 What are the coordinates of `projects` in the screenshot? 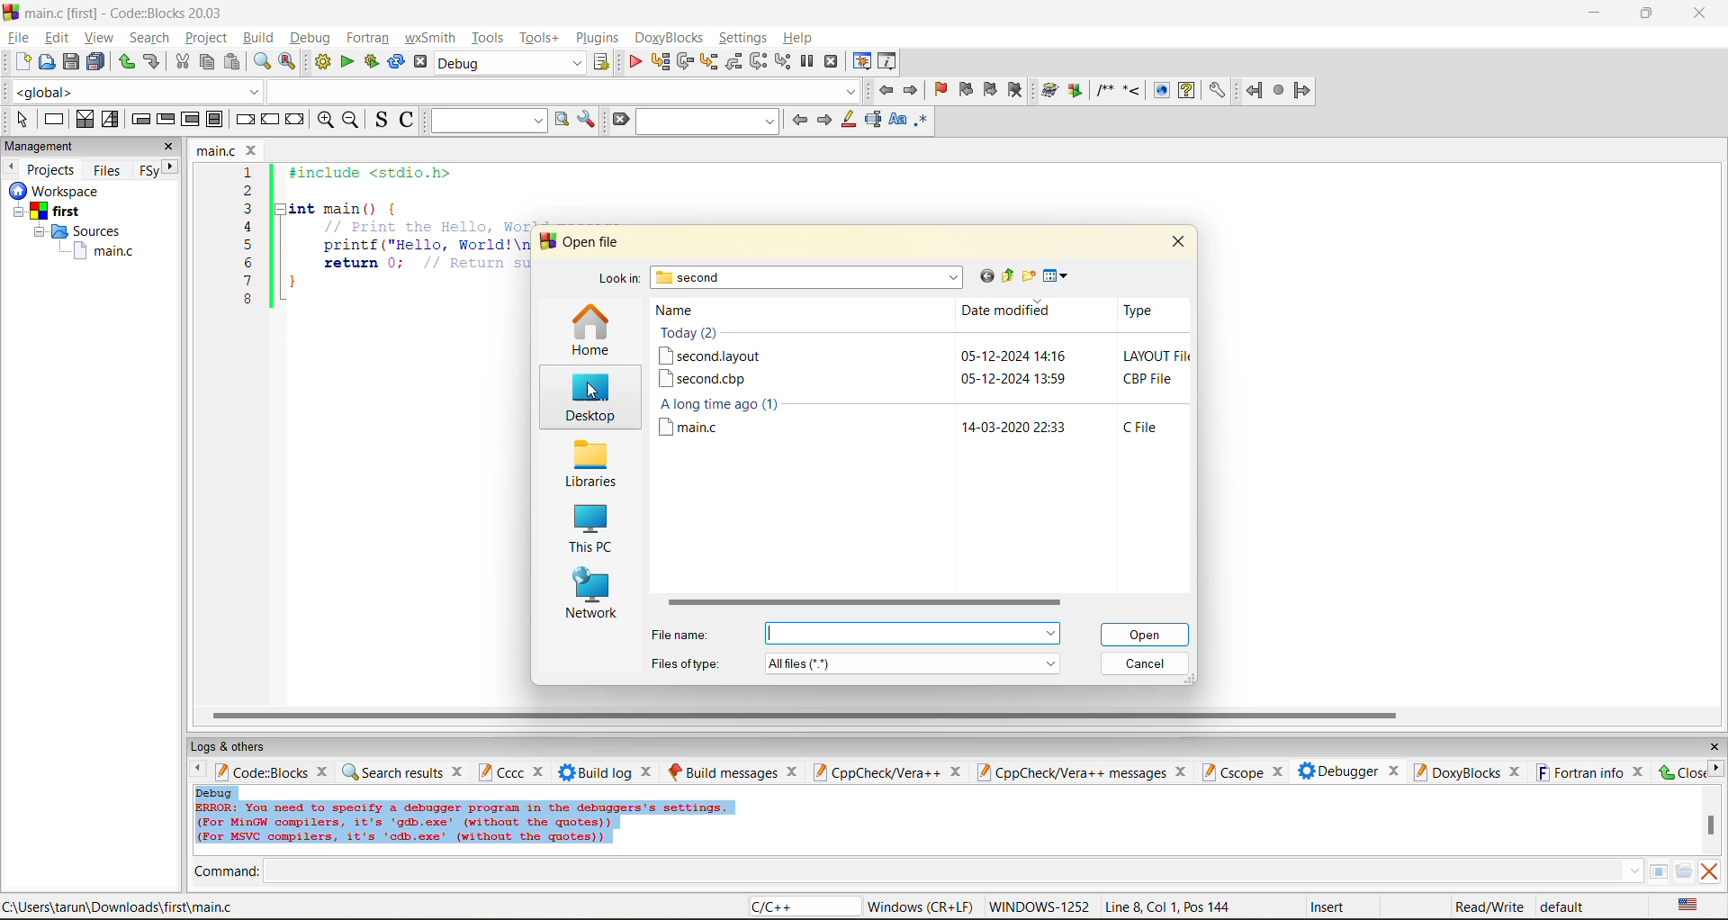 It's located at (52, 169).